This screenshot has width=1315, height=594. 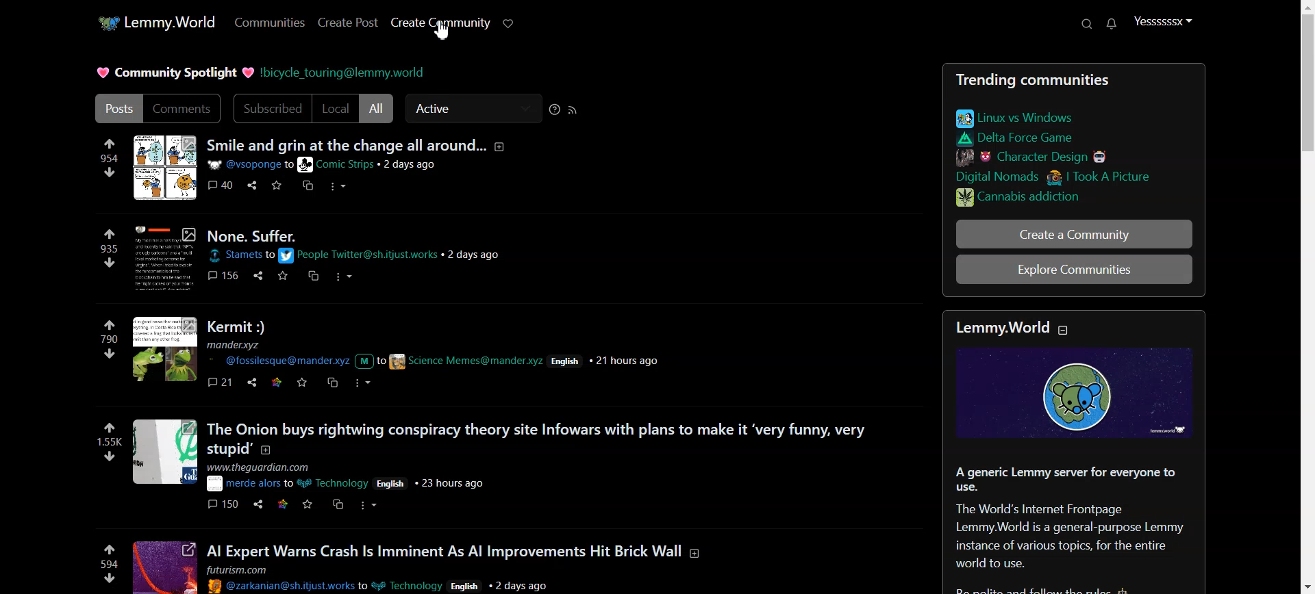 What do you see at coordinates (1067, 81) in the screenshot?
I see `trending` at bounding box center [1067, 81].